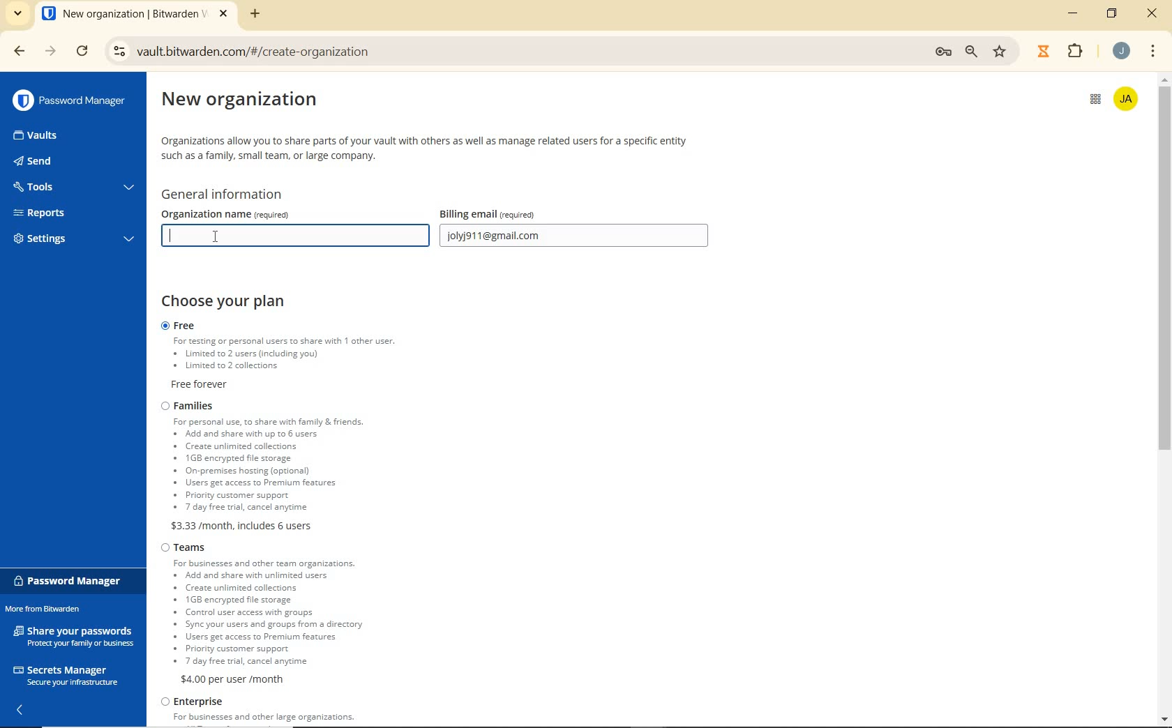 Image resolution: width=1172 pixels, height=728 pixels. Describe the element at coordinates (264, 712) in the screenshot. I see `enterprise plan` at that location.